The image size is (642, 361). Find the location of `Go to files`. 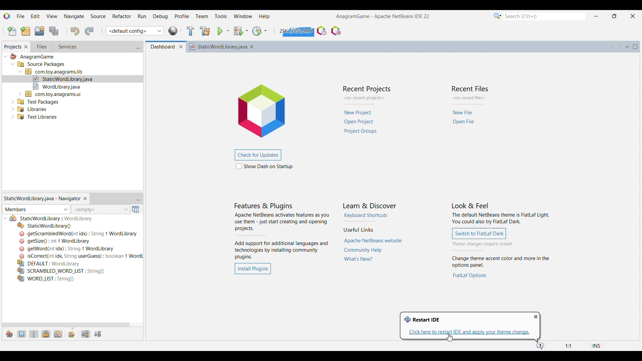

Go to files is located at coordinates (41, 46).